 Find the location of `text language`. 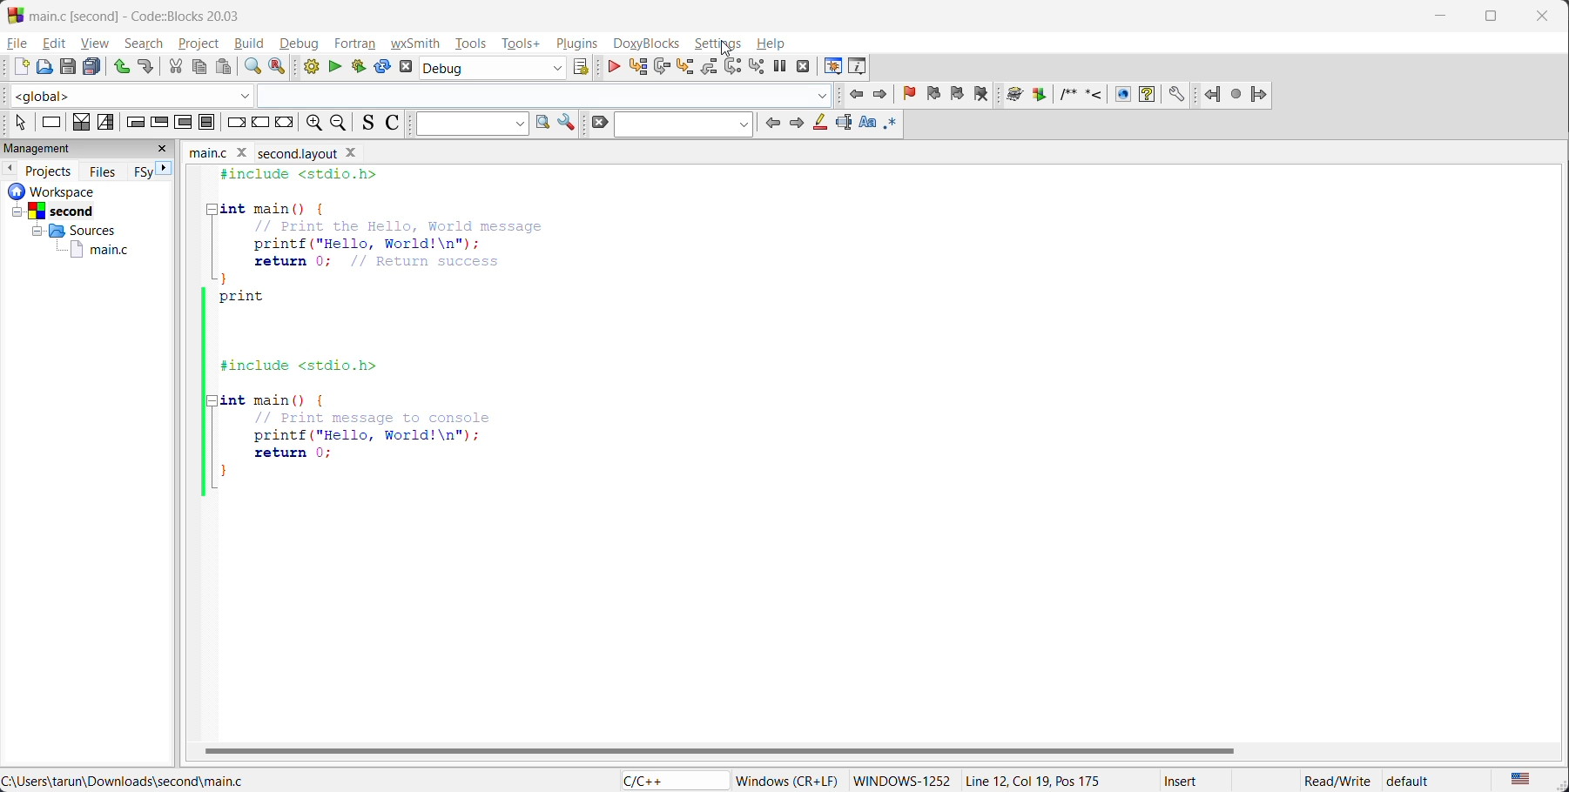

text language is located at coordinates (1520, 780).